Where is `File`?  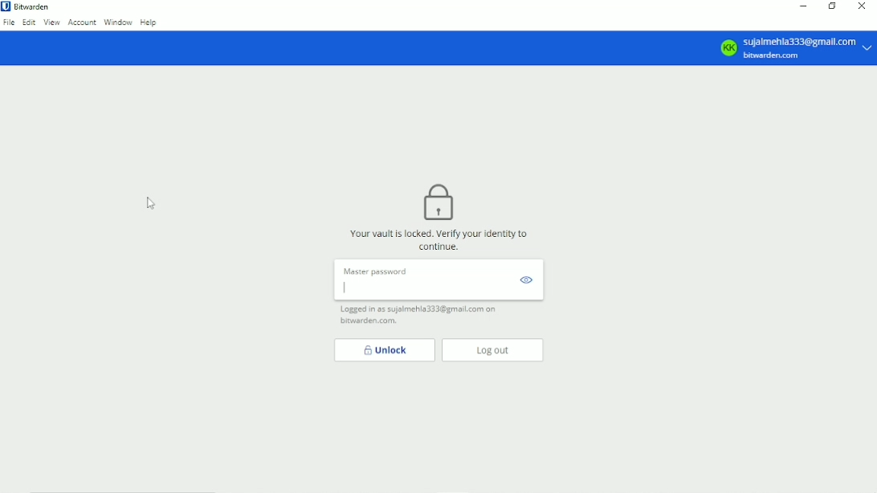 File is located at coordinates (8, 24).